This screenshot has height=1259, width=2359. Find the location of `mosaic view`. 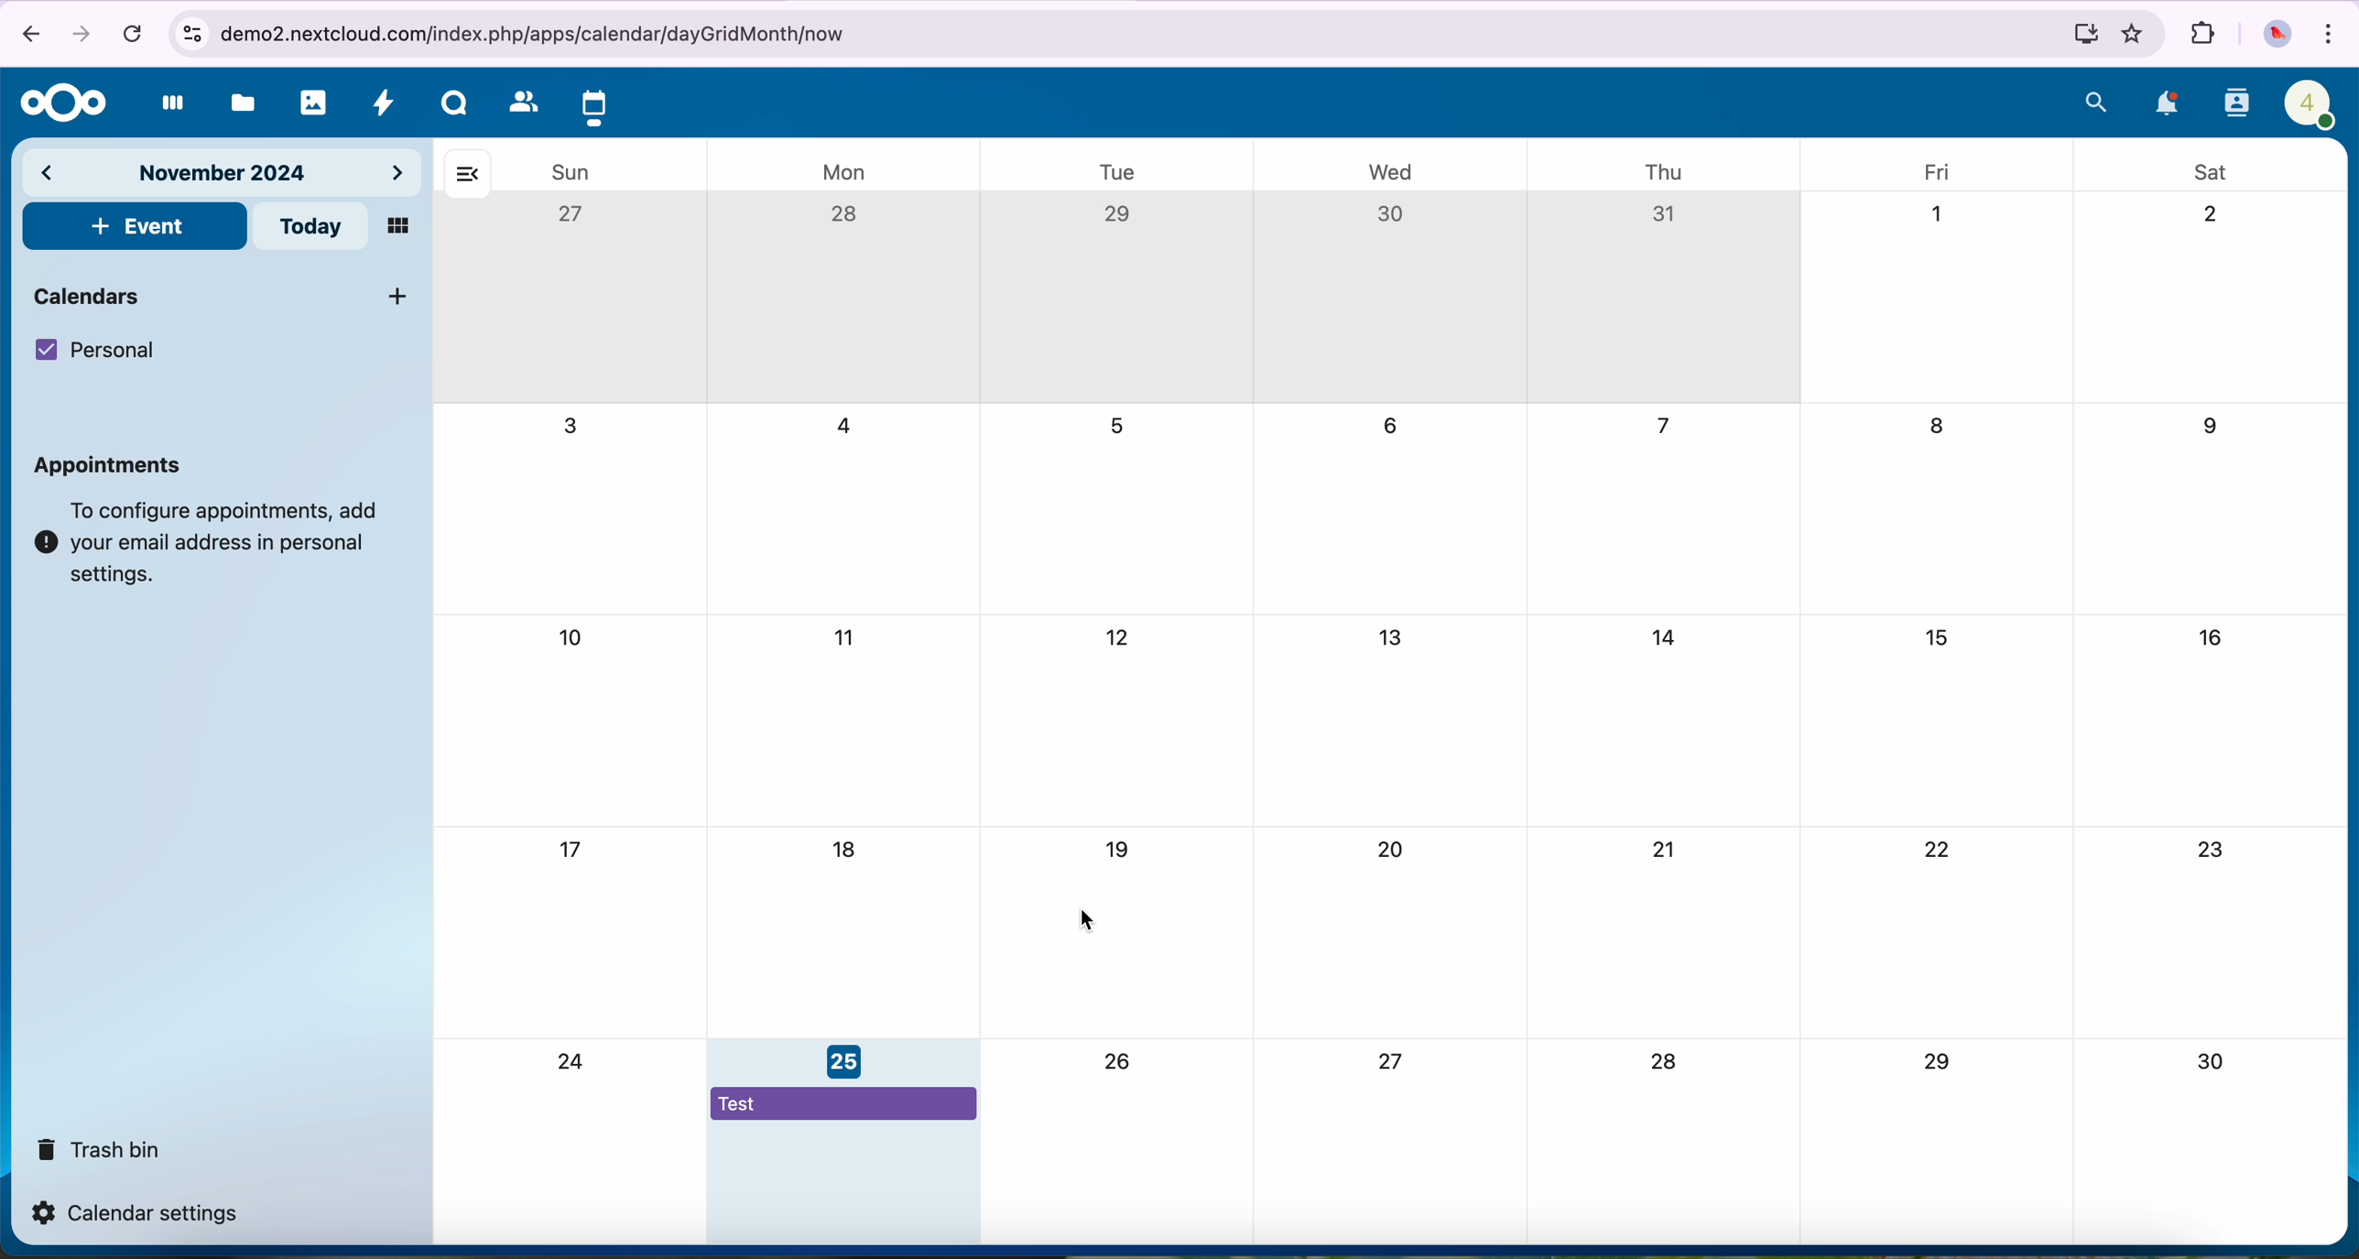

mosaic view is located at coordinates (399, 226).